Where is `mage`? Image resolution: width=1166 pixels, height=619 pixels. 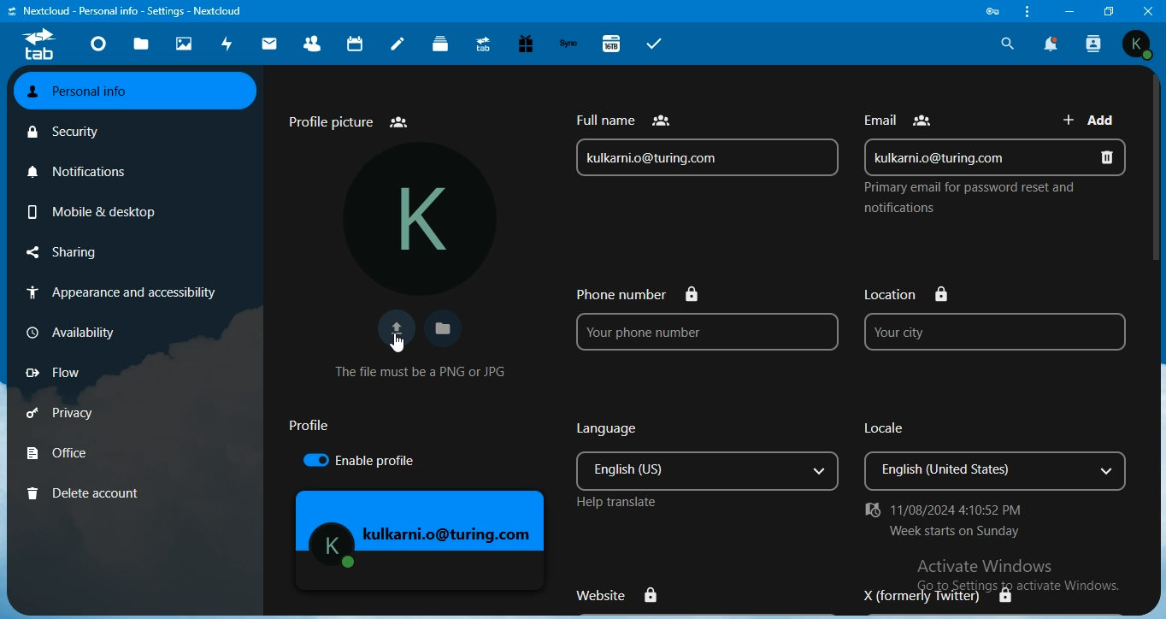
mage is located at coordinates (422, 542).